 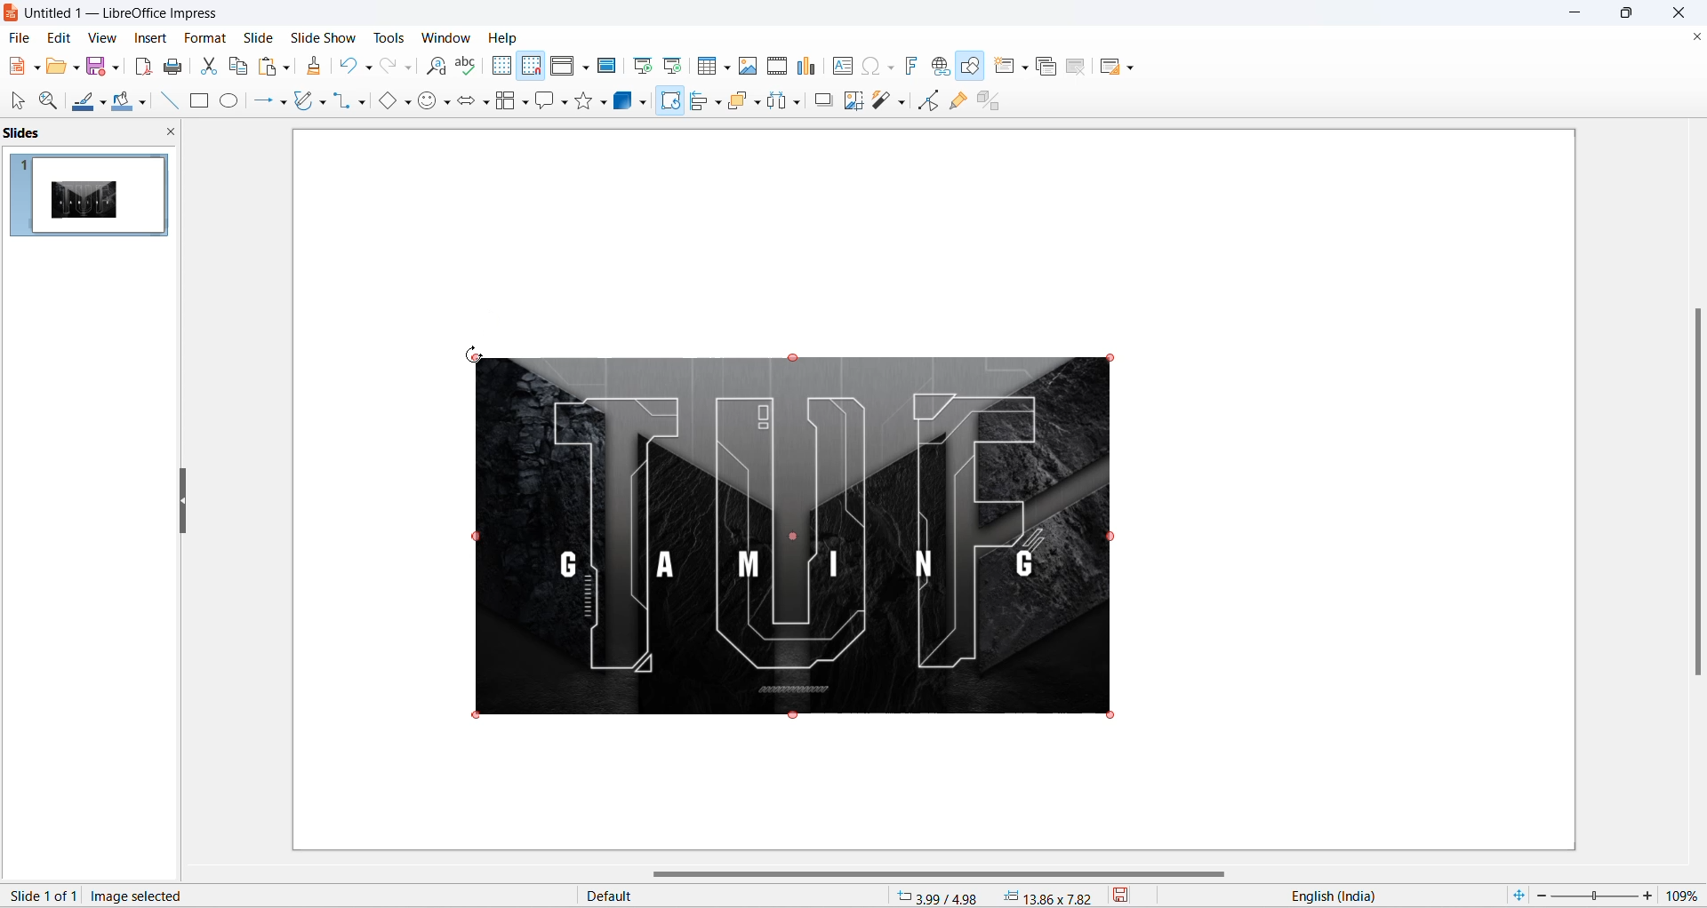 What do you see at coordinates (931, 100) in the screenshot?
I see `toggle edit mode icon` at bounding box center [931, 100].